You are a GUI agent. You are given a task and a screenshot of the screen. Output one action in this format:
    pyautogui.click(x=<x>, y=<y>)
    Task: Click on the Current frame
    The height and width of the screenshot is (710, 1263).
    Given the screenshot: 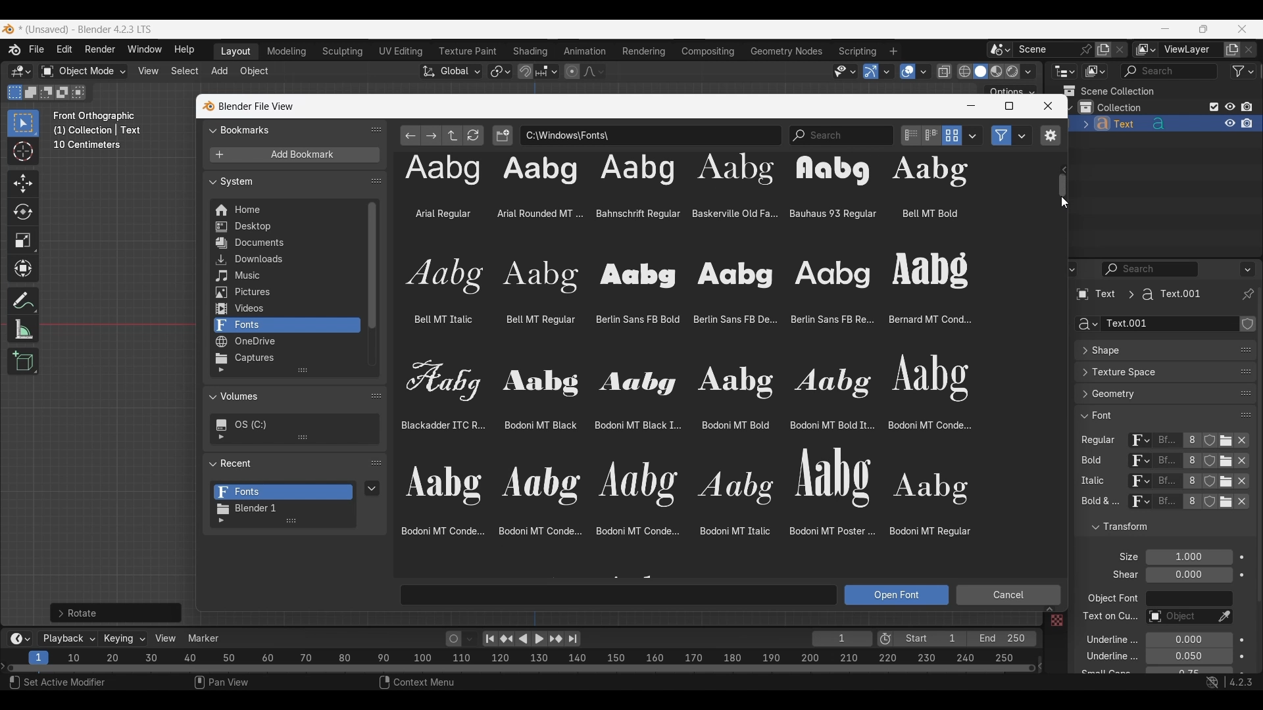 What is the action you would take?
    pyautogui.click(x=842, y=640)
    